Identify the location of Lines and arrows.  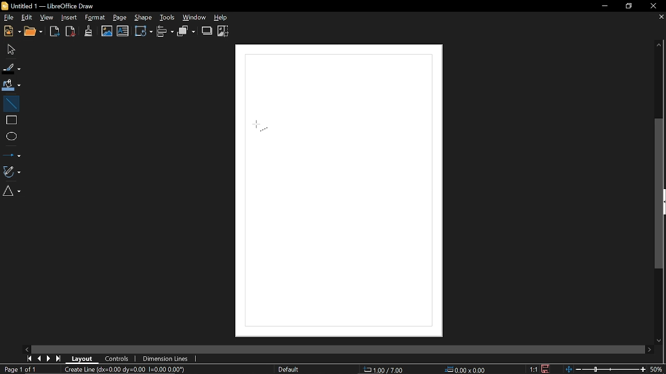
(11, 153).